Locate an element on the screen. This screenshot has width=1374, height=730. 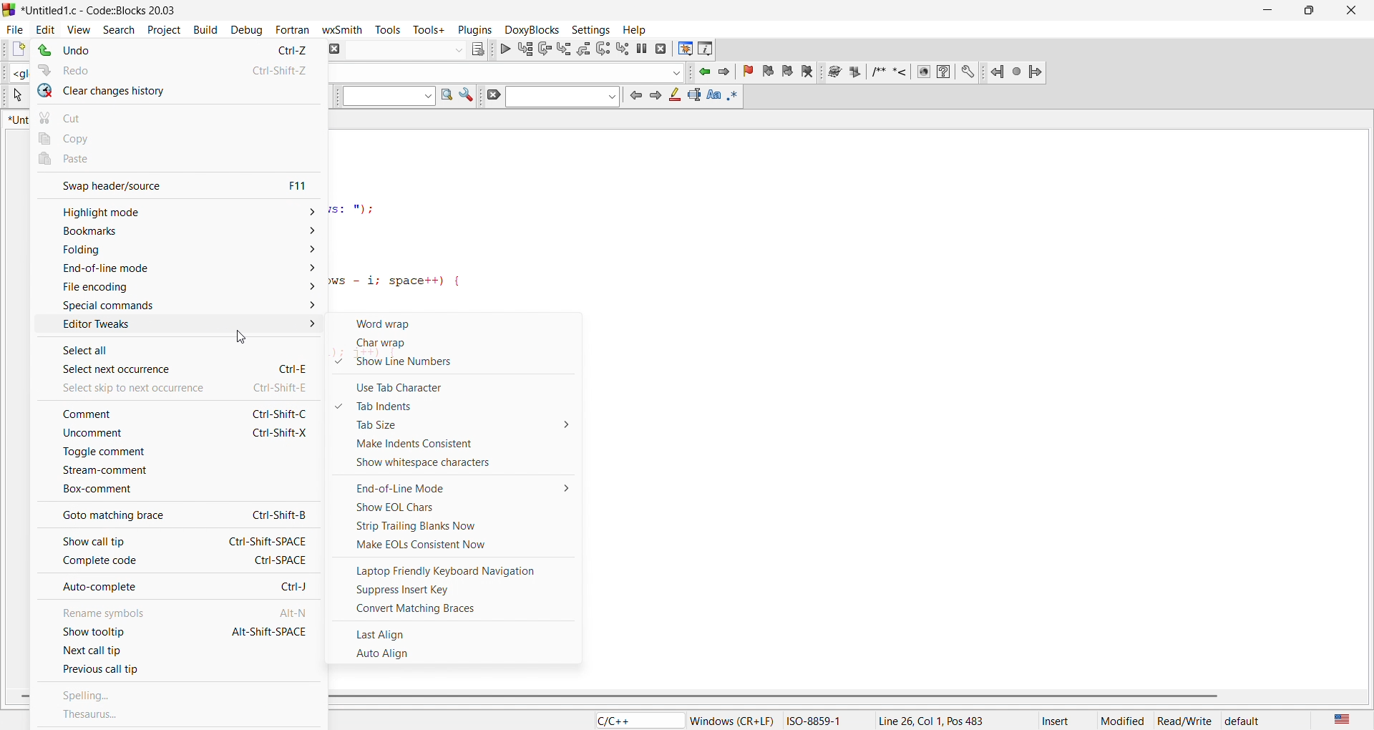
select skip to new occurance is located at coordinates (122, 389).